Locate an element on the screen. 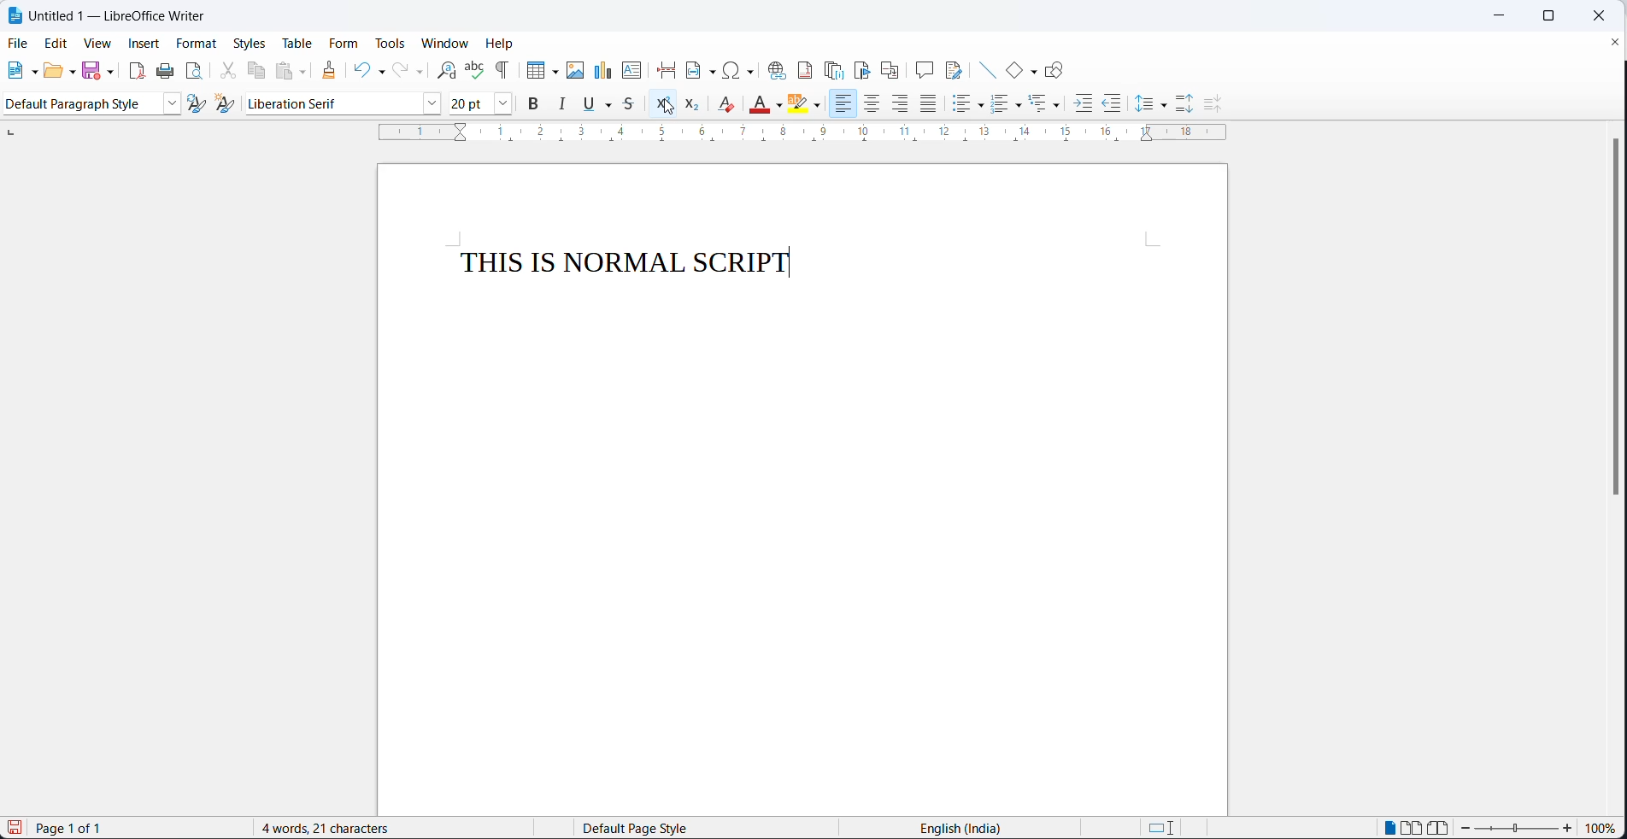 The width and height of the screenshot is (1627, 839). select outline format is located at coordinates (1046, 103).